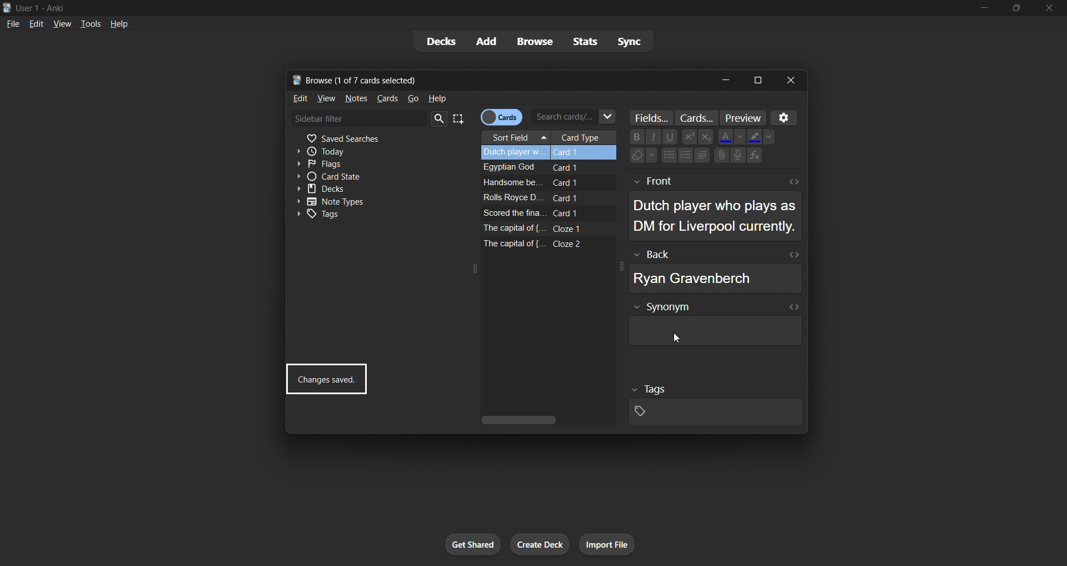  Describe the element at coordinates (440, 41) in the screenshot. I see `decks` at that location.